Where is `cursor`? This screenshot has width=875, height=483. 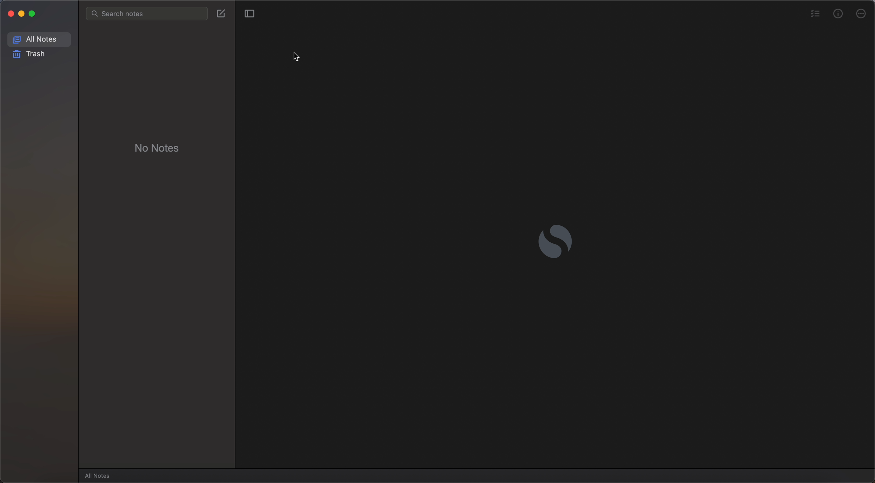
cursor is located at coordinates (298, 56).